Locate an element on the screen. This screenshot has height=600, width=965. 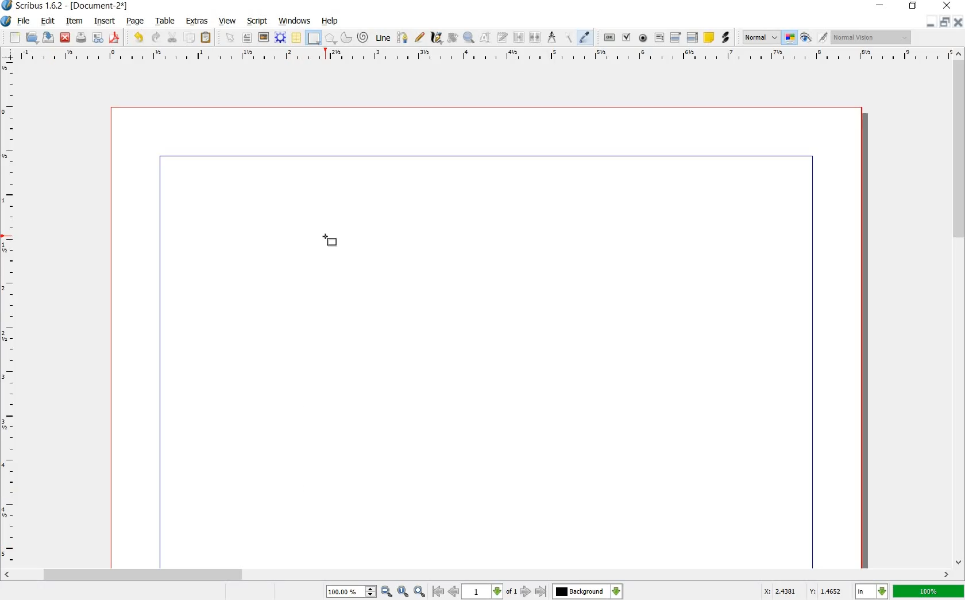
PDF COMBO BOX is located at coordinates (675, 37).